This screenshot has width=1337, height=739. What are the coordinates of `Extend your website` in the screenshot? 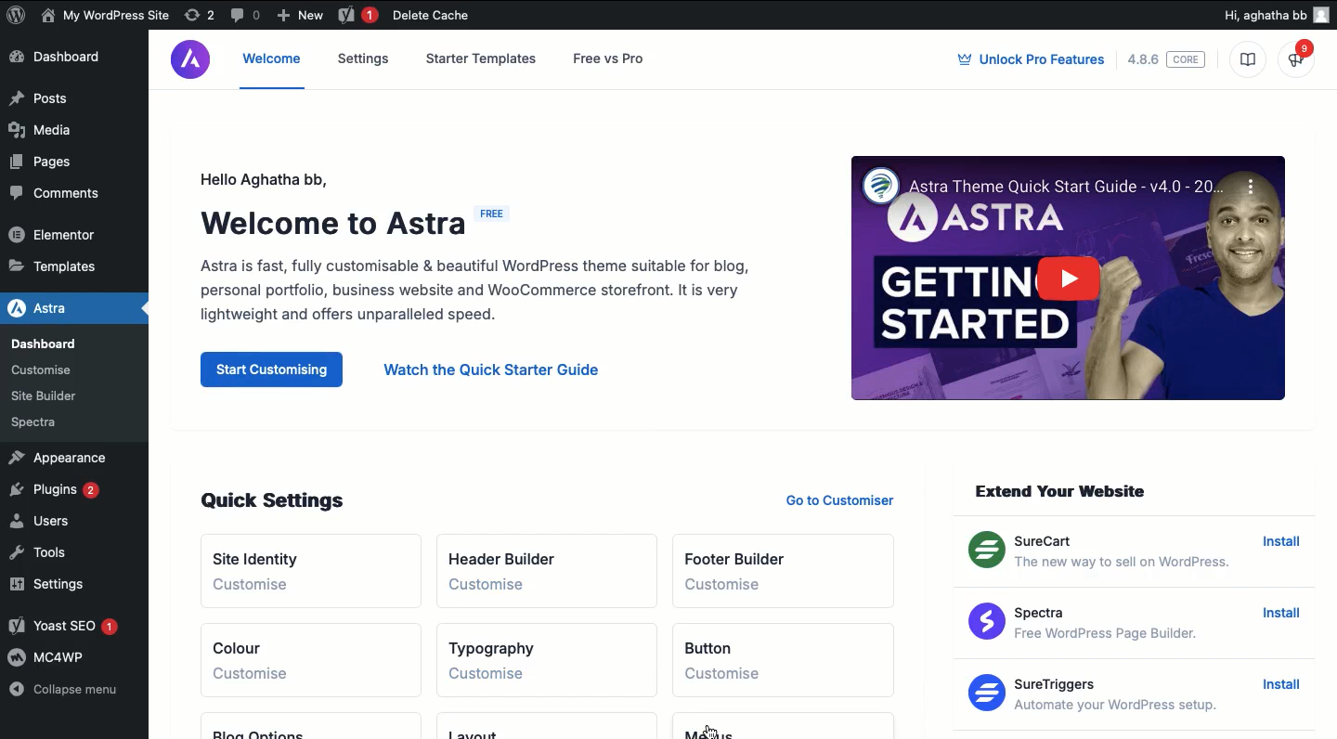 It's located at (1064, 491).